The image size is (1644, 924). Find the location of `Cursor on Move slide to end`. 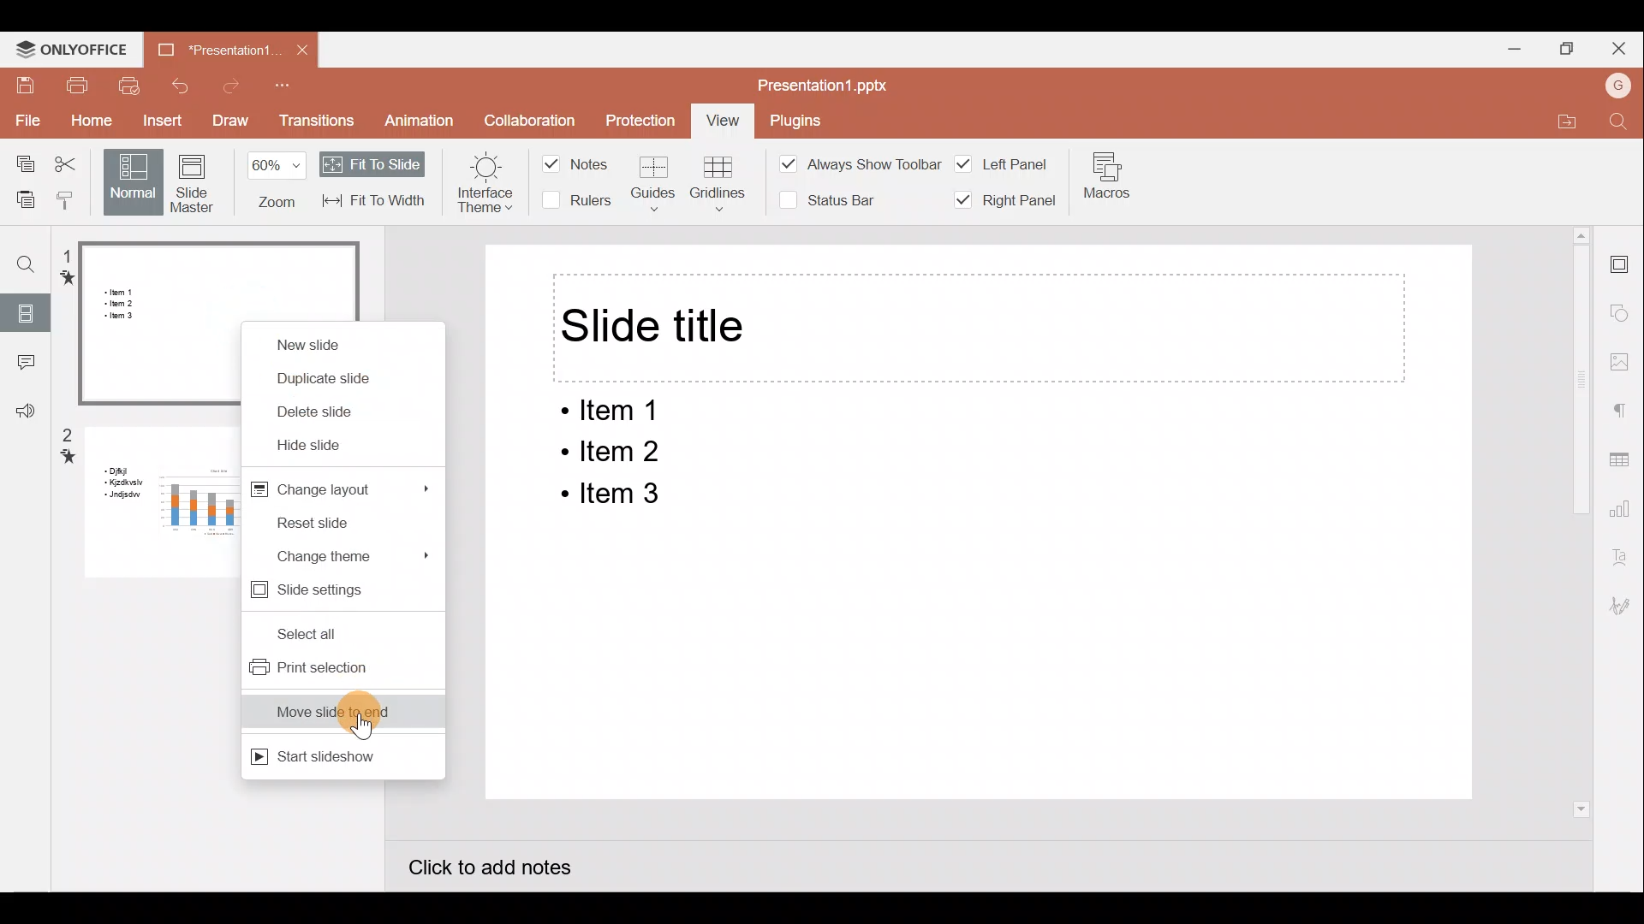

Cursor on Move slide to end is located at coordinates (361, 731).